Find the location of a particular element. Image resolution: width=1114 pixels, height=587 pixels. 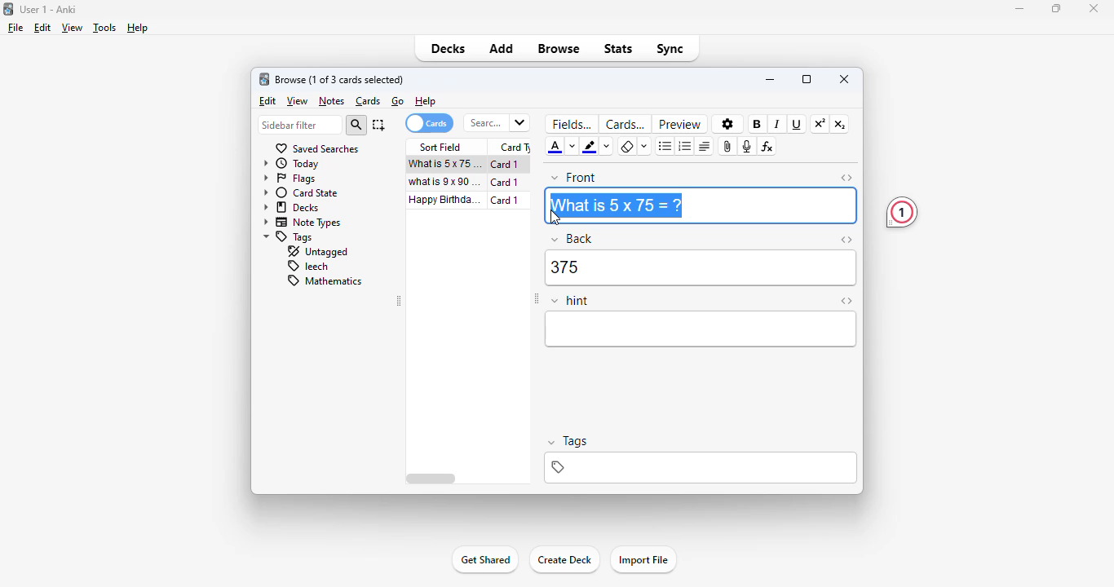

cards is located at coordinates (368, 102).